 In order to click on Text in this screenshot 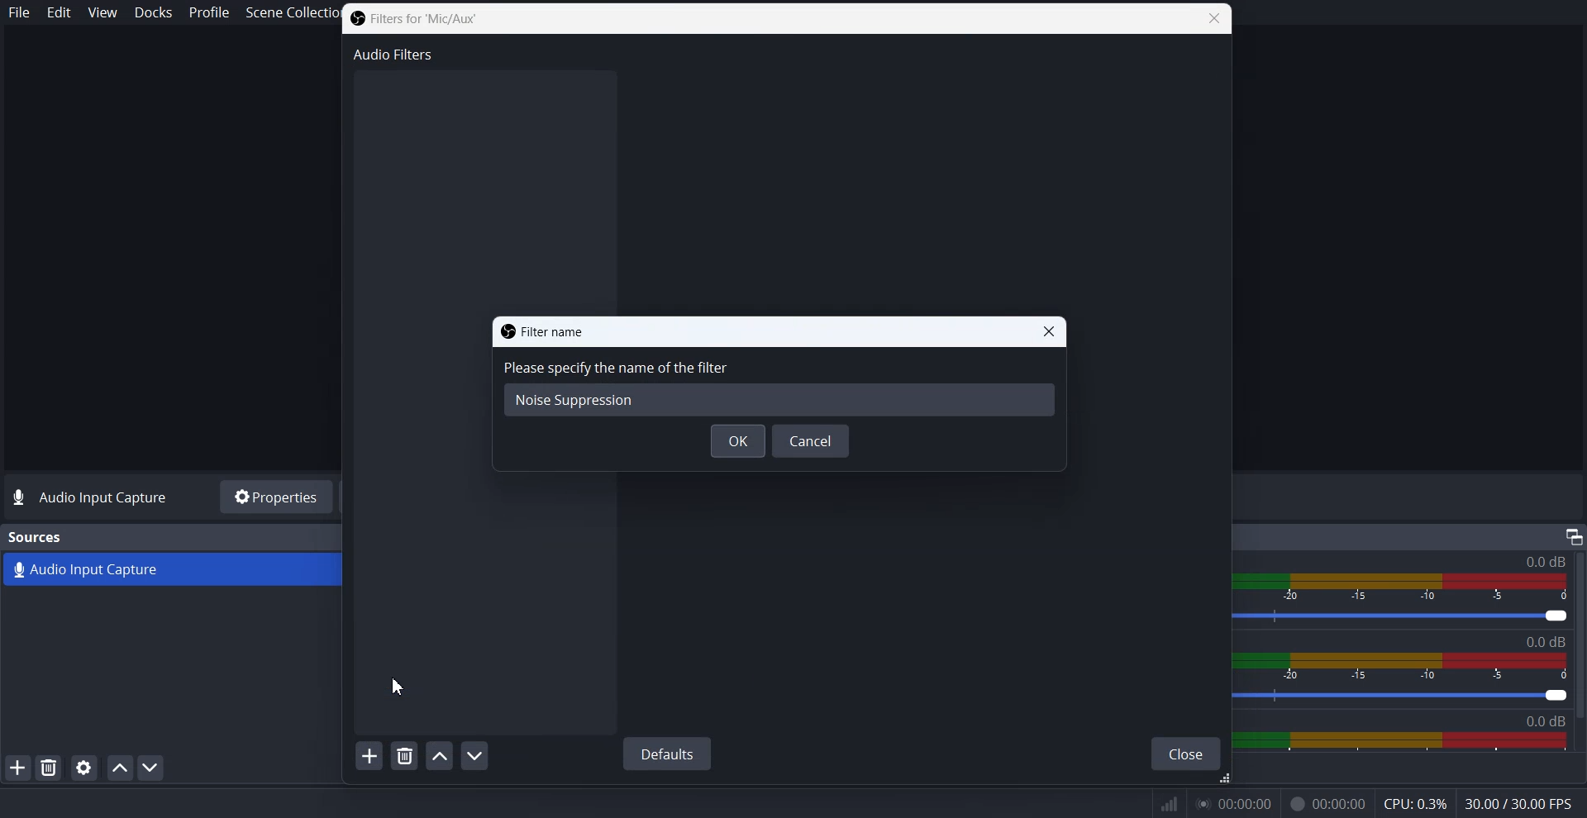, I will do `click(36, 537)`.